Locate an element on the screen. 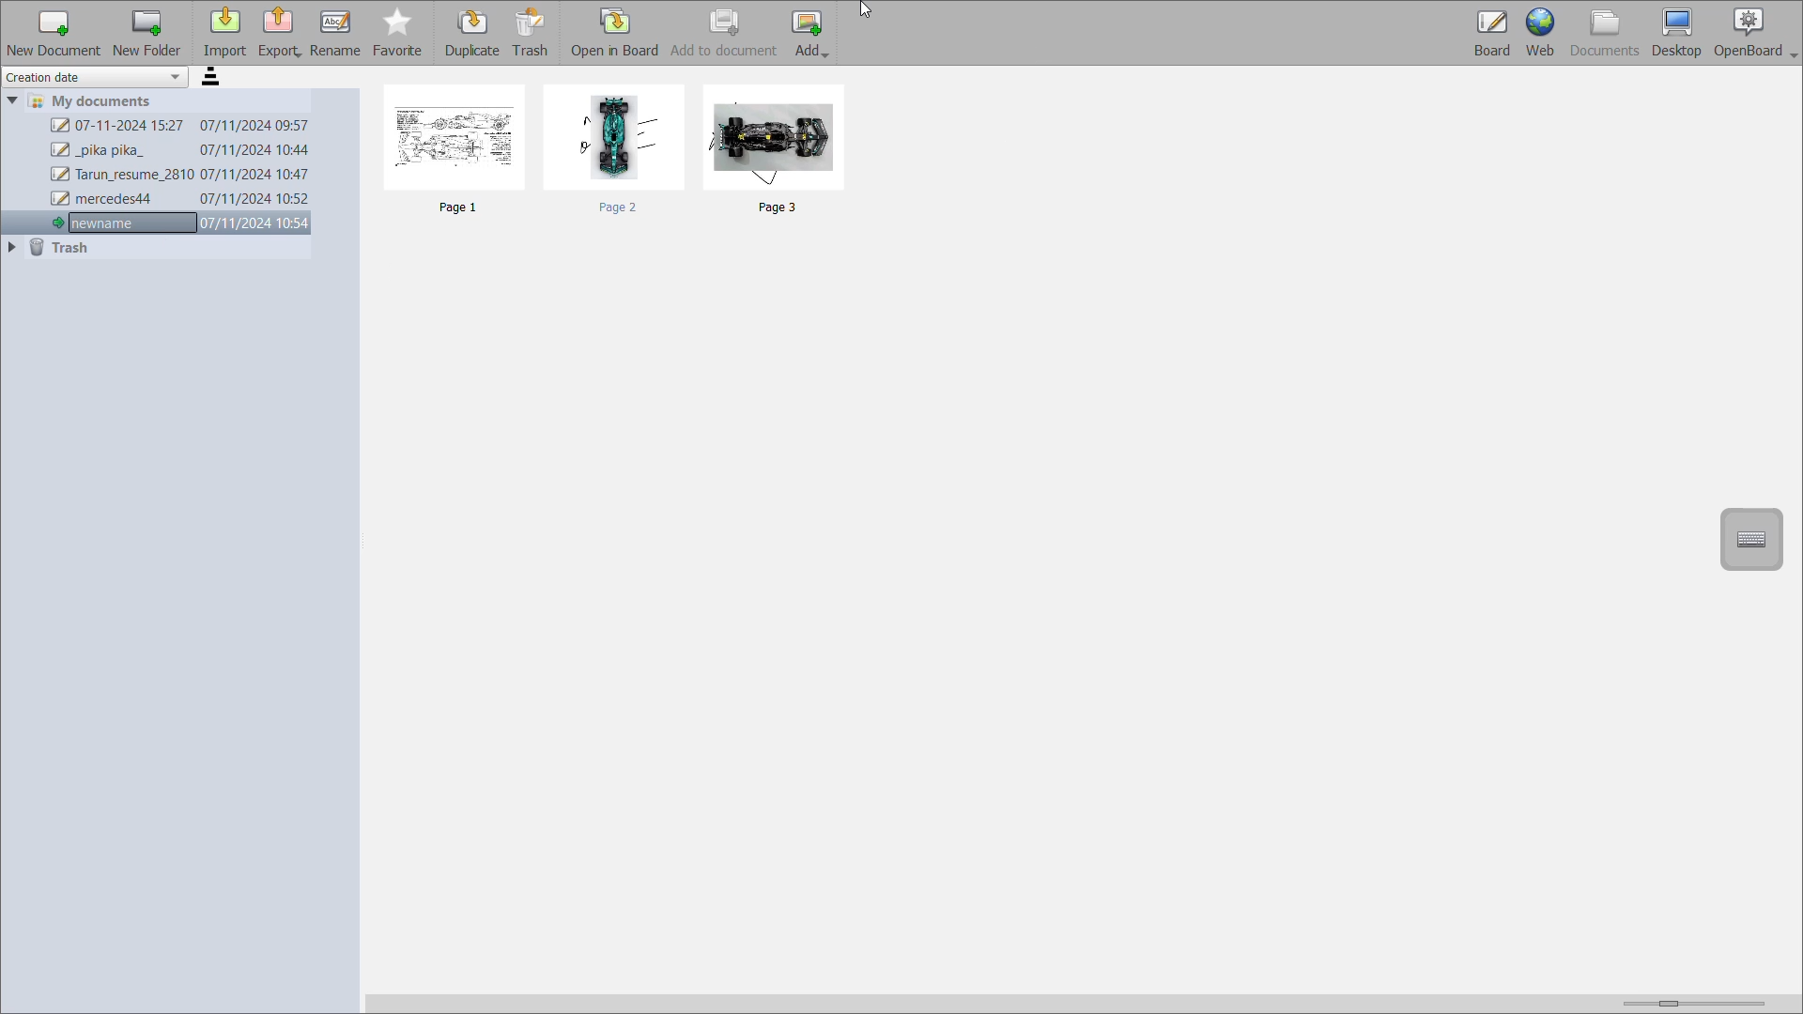 The image size is (1803, 1014). web is located at coordinates (1541, 33).